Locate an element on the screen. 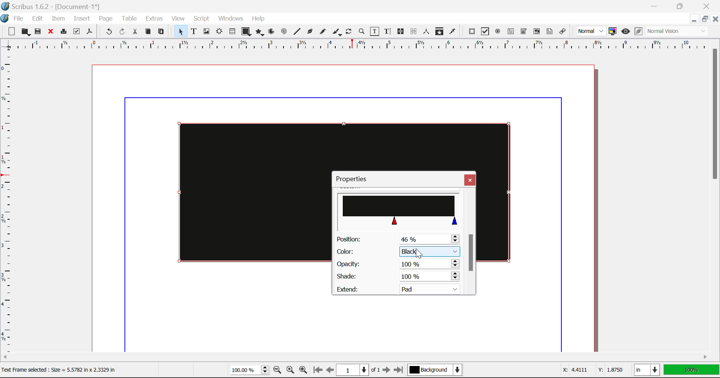  Visual Appearance Type is located at coordinates (678, 32).